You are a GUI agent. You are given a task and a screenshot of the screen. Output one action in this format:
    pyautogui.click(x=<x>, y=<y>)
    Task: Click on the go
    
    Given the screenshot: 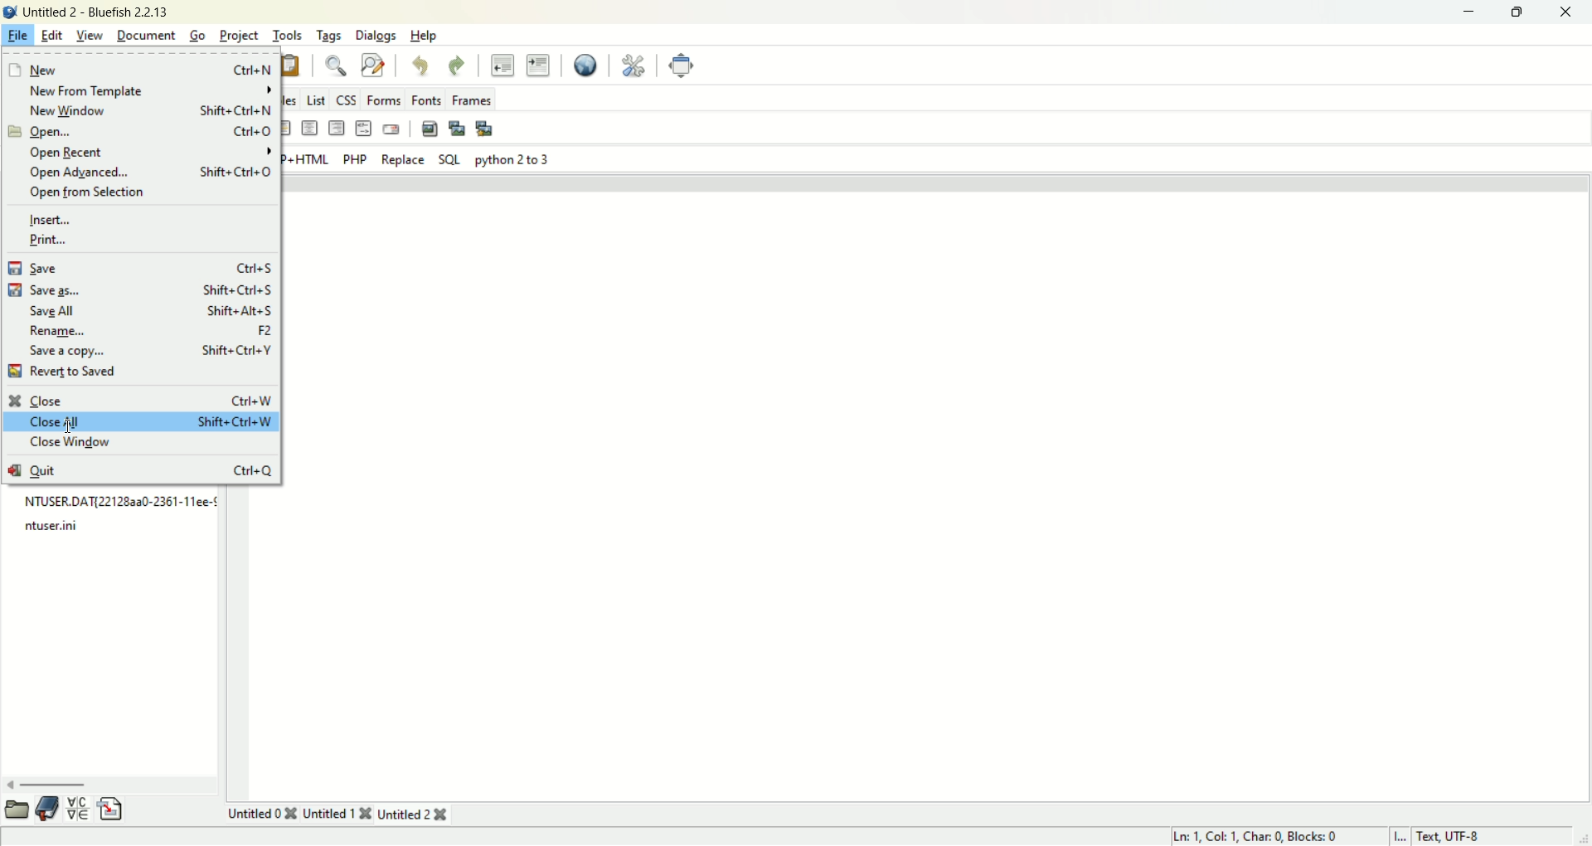 What is the action you would take?
    pyautogui.click(x=197, y=33)
    